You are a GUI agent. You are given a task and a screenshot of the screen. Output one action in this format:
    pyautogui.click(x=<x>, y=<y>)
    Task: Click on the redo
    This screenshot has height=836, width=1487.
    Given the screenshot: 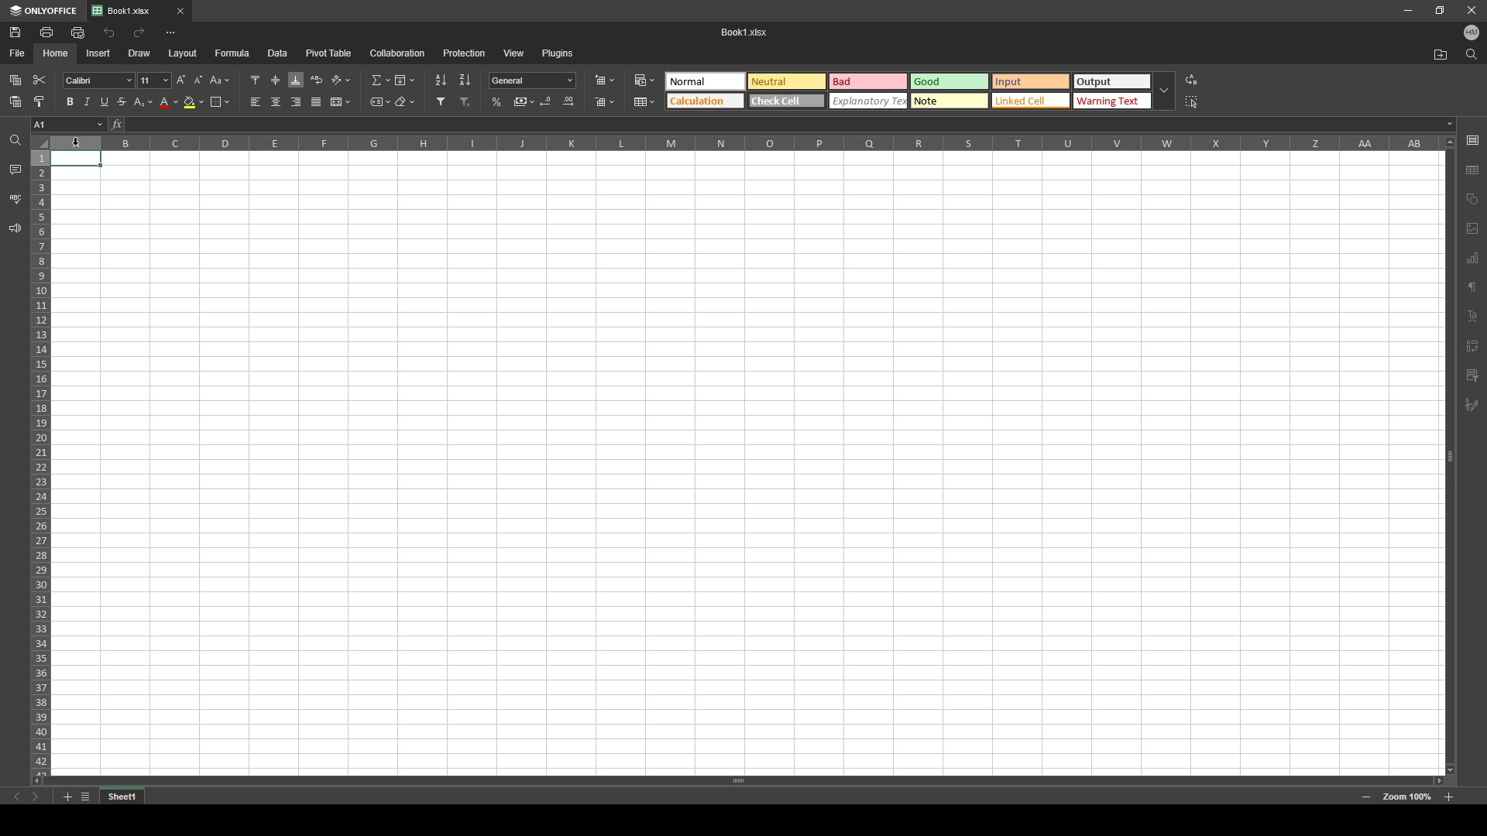 What is the action you would take?
    pyautogui.click(x=139, y=32)
    